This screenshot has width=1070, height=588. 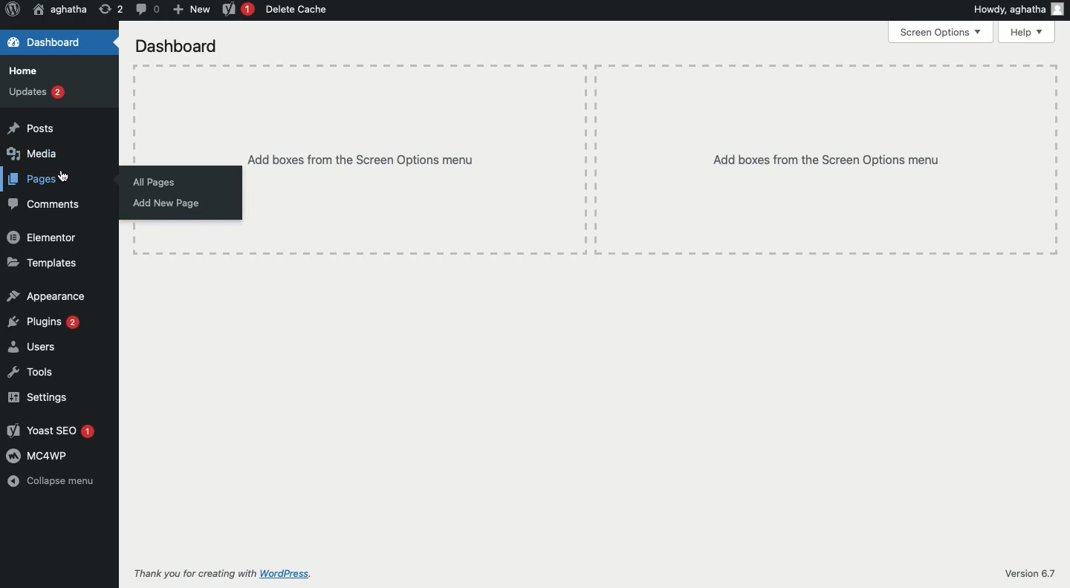 I want to click on All pages, so click(x=153, y=183).